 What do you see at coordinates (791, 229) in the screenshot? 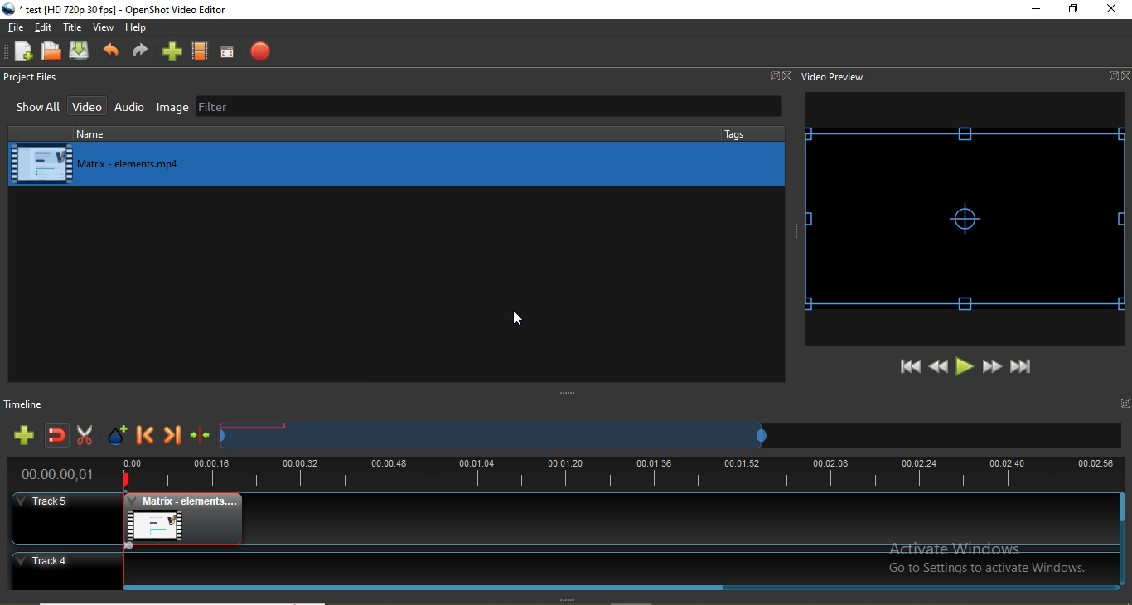
I see `adjust window` at bounding box center [791, 229].